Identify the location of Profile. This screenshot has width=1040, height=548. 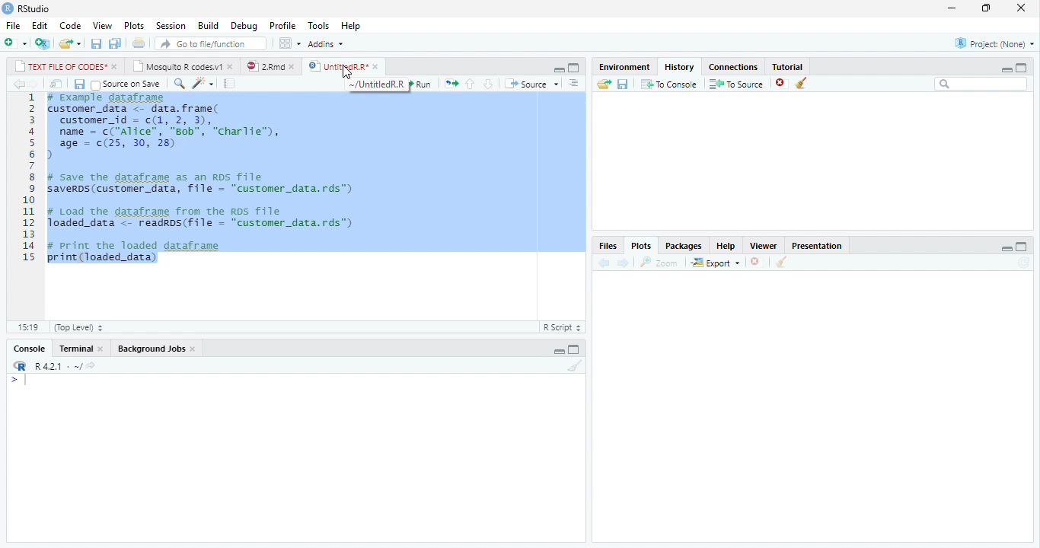
(282, 25).